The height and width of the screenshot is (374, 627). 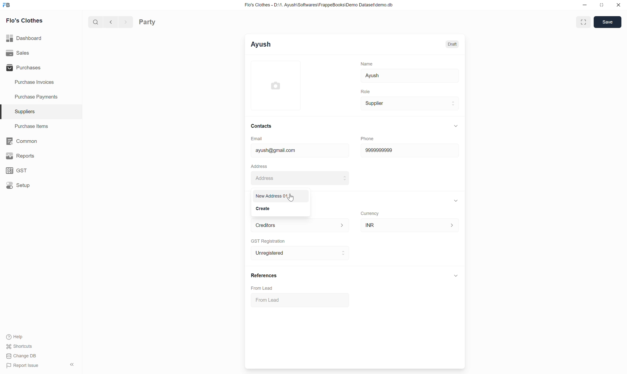 What do you see at coordinates (456, 201) in the screenshot?
I see `Collapse` at bounding box center [456, 201].